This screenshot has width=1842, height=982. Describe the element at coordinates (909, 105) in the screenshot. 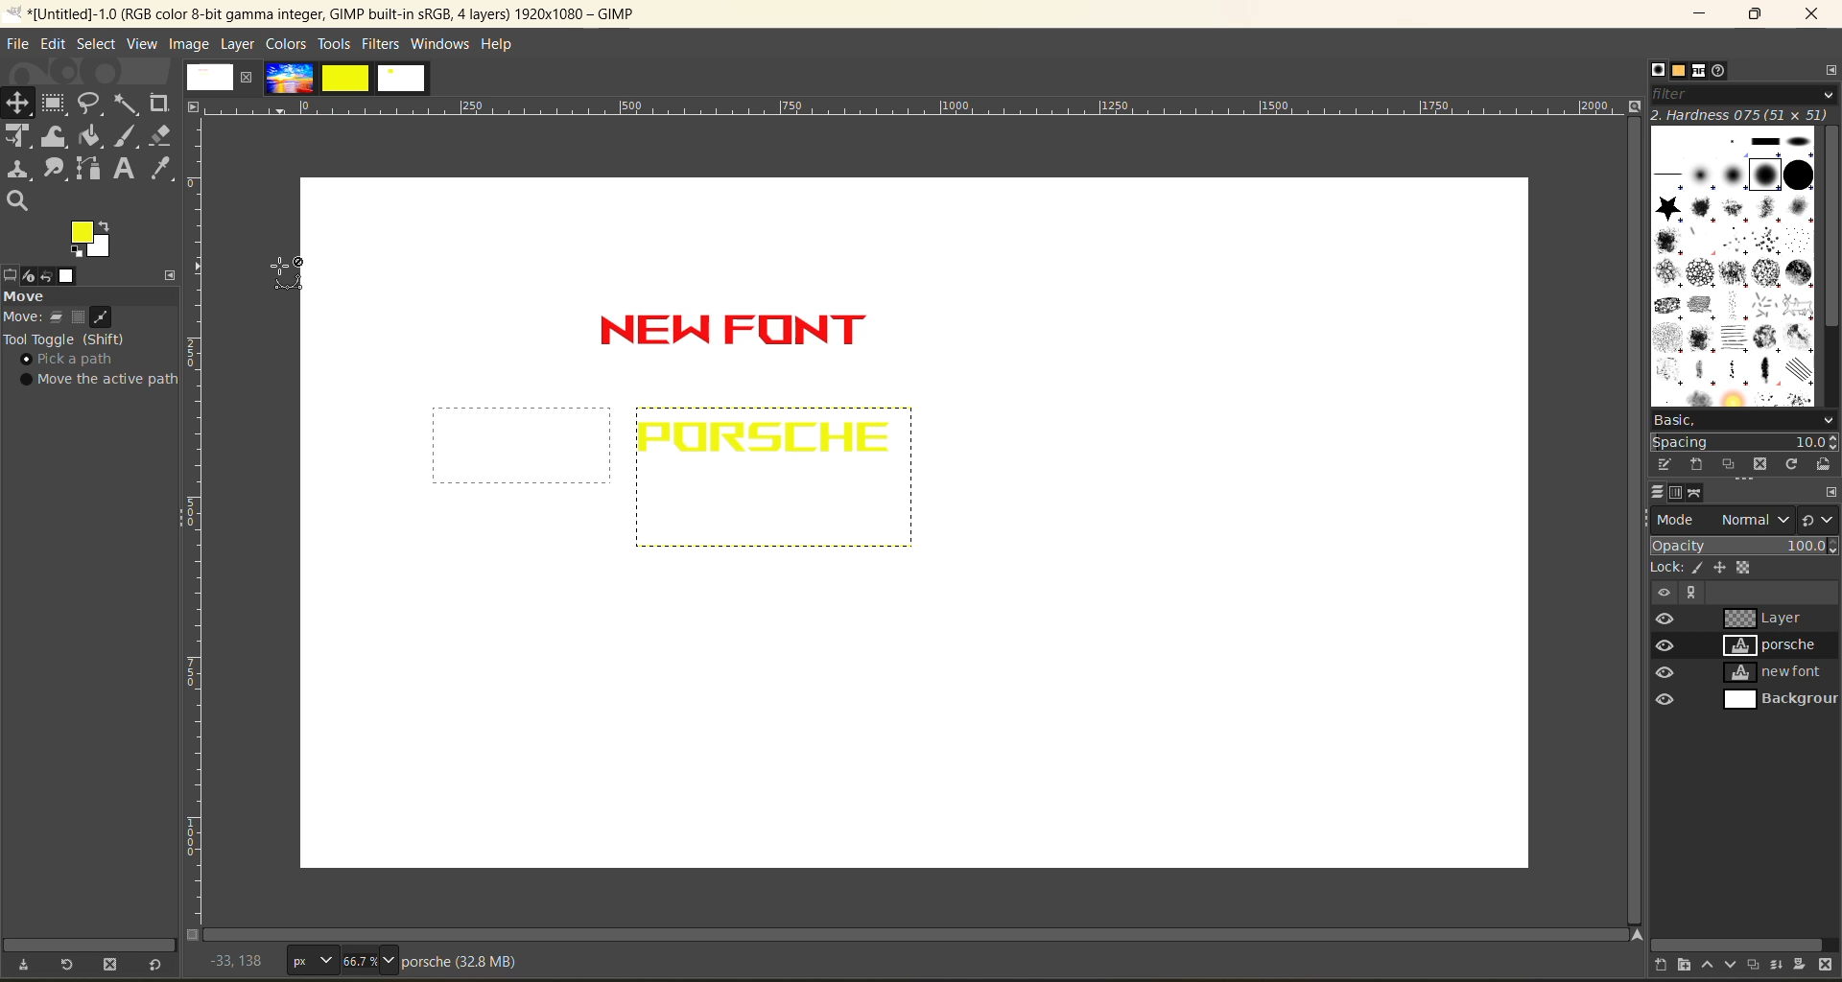

I see `horizontal ruler` at that location.